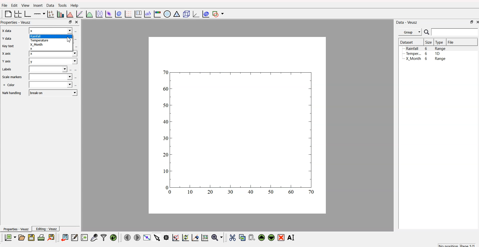 The image size is (479, 247). I want to click on Y axis, so click(6, 62).